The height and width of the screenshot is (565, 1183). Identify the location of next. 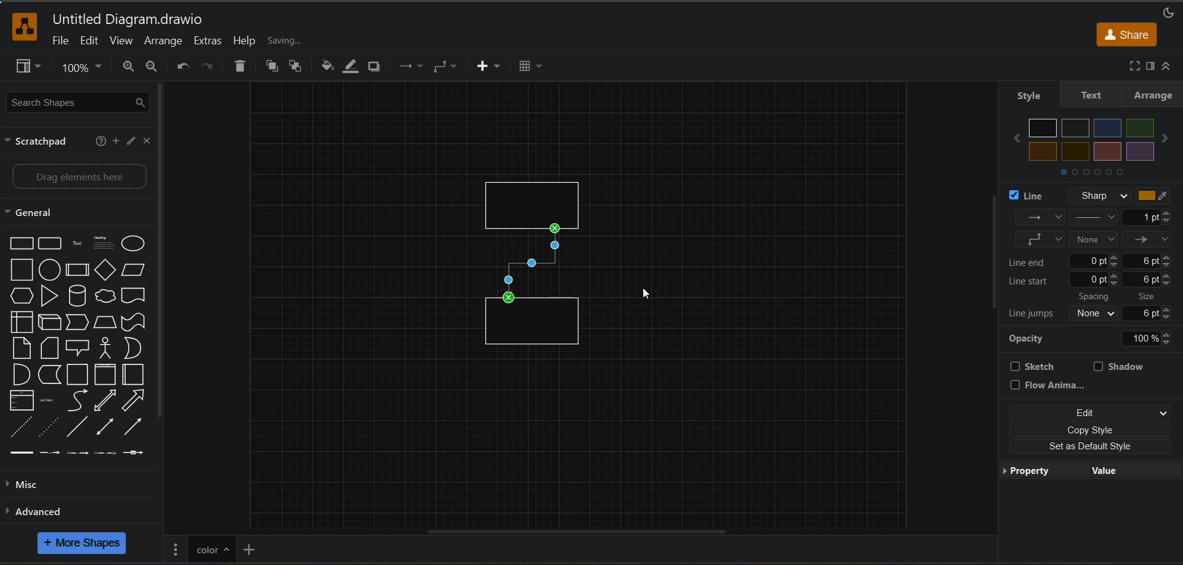
(1168, 139).